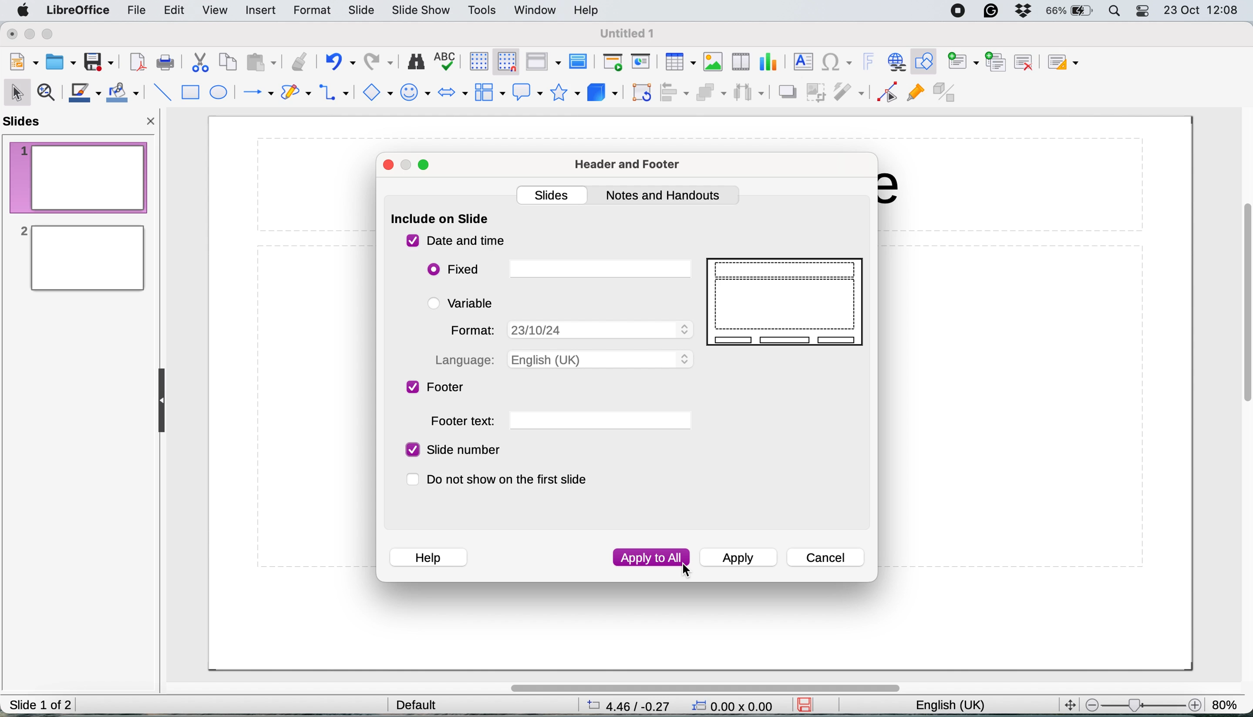 This screenshot has width=1253, height=717. What do you see at coordinates (710, 94) in the screenshot?
I see `arrange` at bounding box center [710, 94].